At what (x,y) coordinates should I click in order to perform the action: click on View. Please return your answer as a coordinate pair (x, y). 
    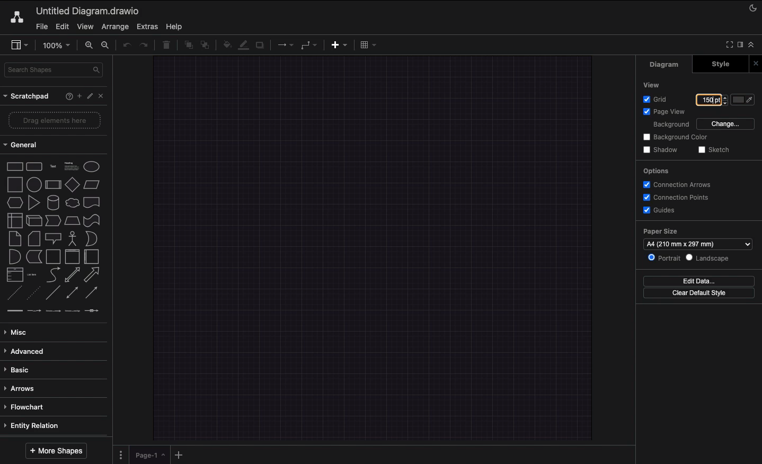
    Looking at the image, I should click on (650, 85).